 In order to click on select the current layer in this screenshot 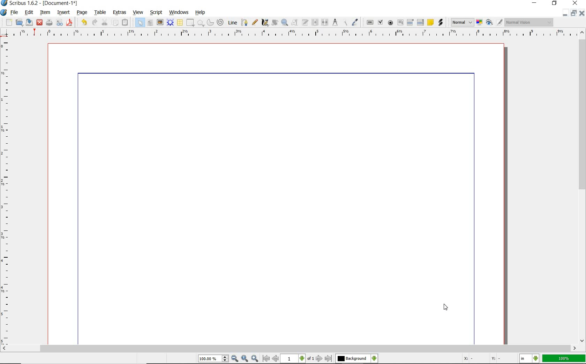, I will do `click(357, 358)`.